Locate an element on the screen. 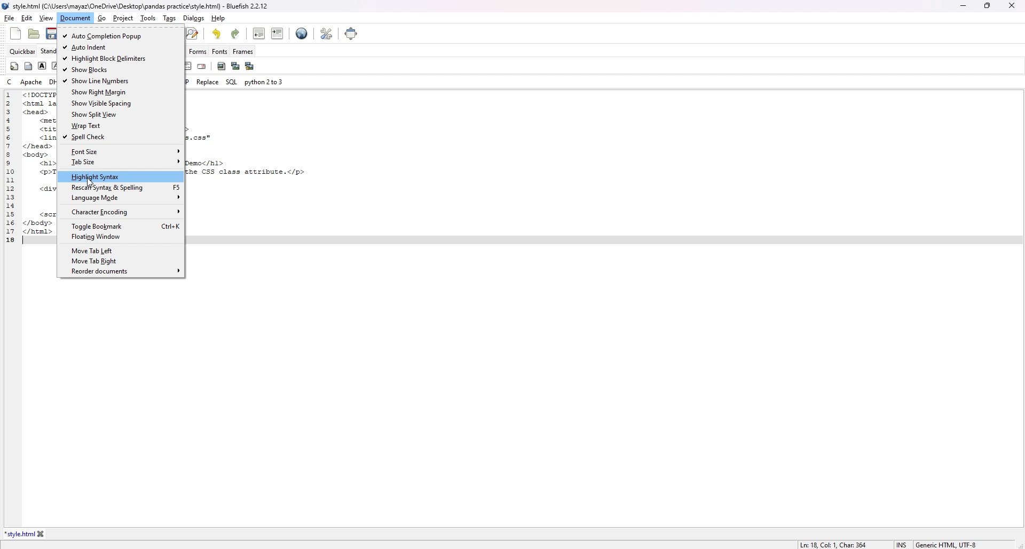 The height and width of the screenshot is (549, 1025). show right margin is located at coordinates (120, 92).